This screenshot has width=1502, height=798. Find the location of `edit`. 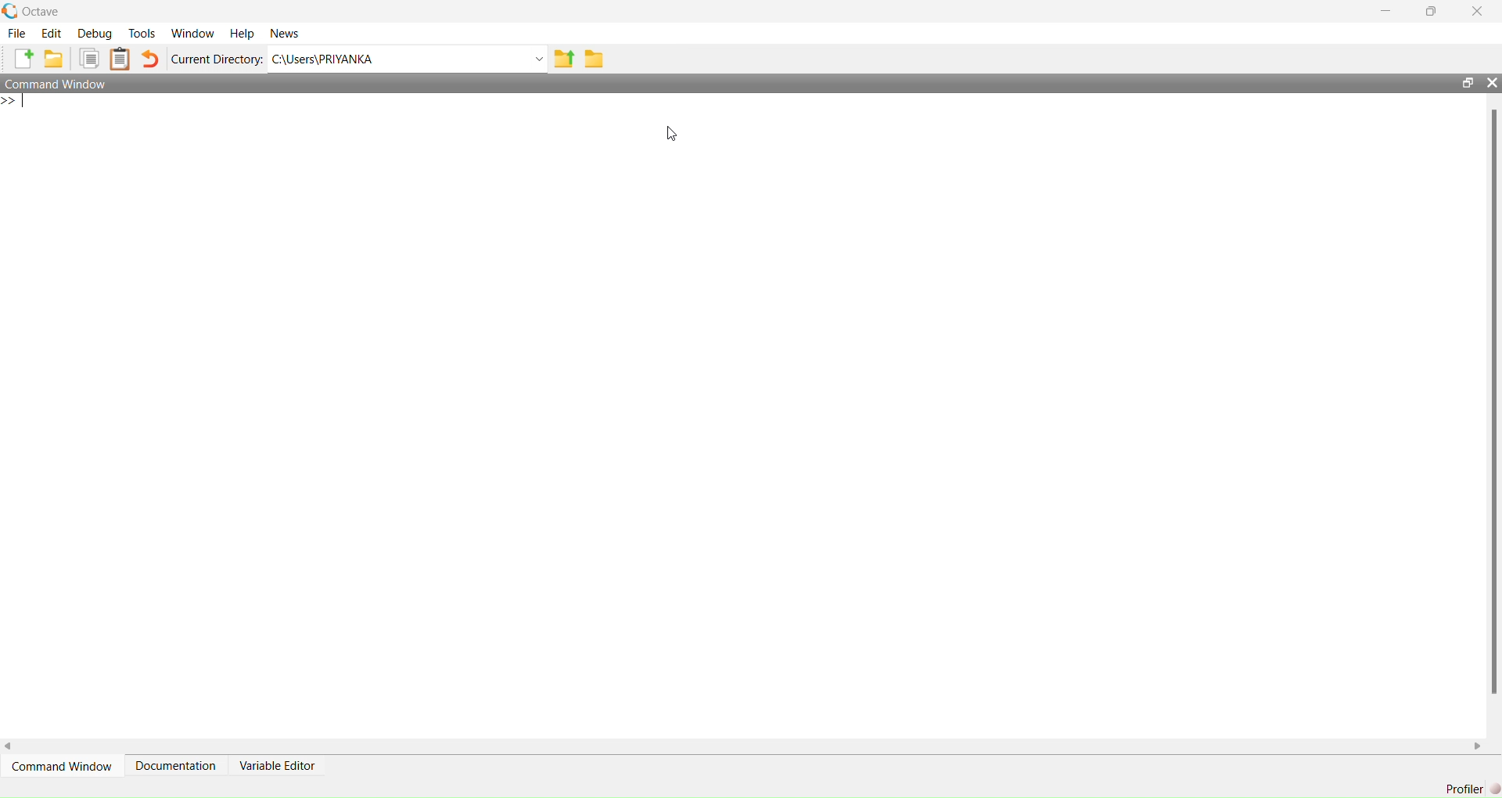

edit is located at coordinates (50, 34).